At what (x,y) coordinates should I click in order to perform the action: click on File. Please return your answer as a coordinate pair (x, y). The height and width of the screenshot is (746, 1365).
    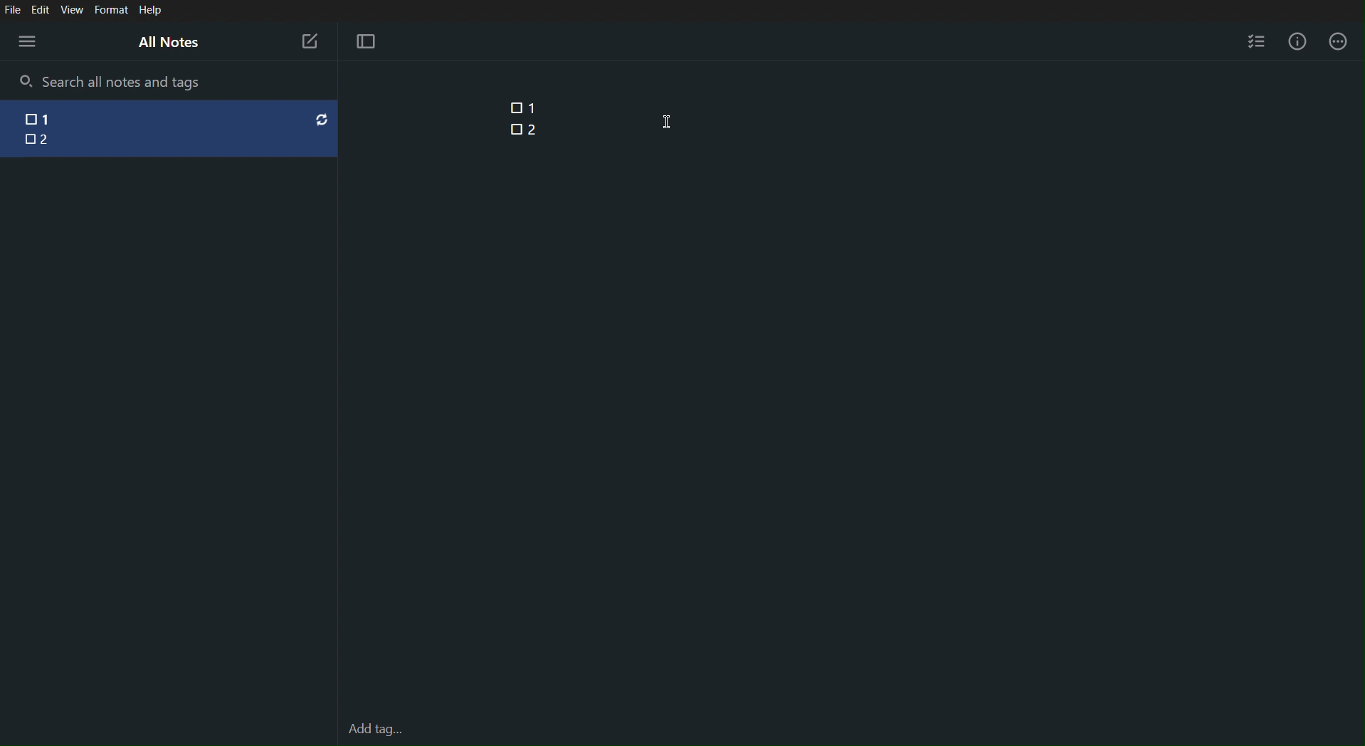
    Looking at the image, I should click on (12, 9).